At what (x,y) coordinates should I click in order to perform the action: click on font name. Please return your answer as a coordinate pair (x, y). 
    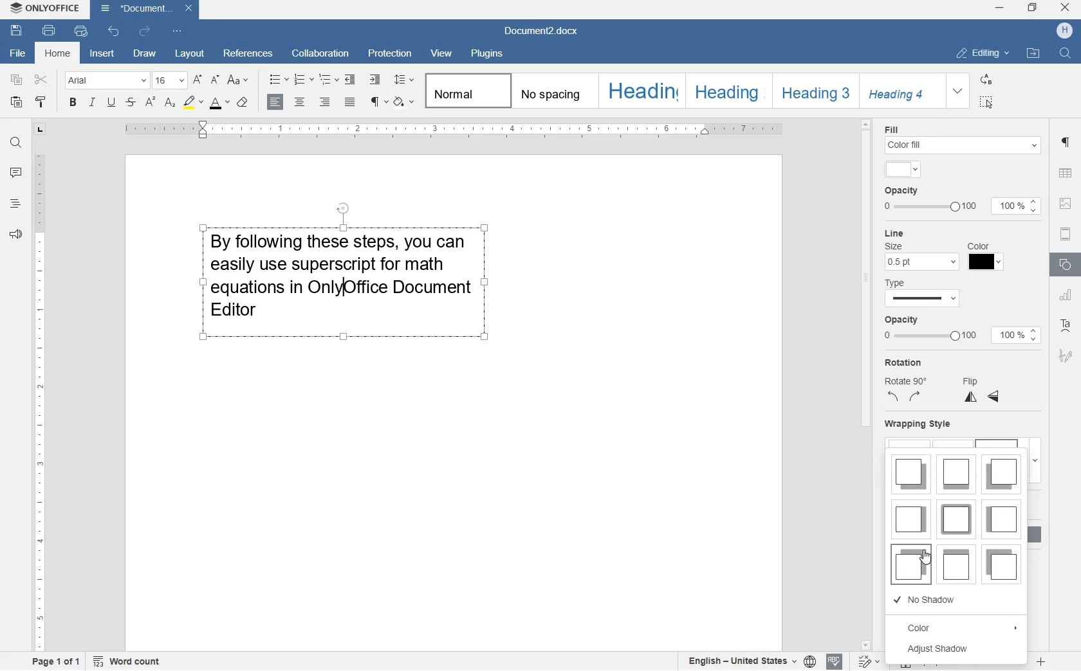
    Looking at the image, I should click on (104, 80).